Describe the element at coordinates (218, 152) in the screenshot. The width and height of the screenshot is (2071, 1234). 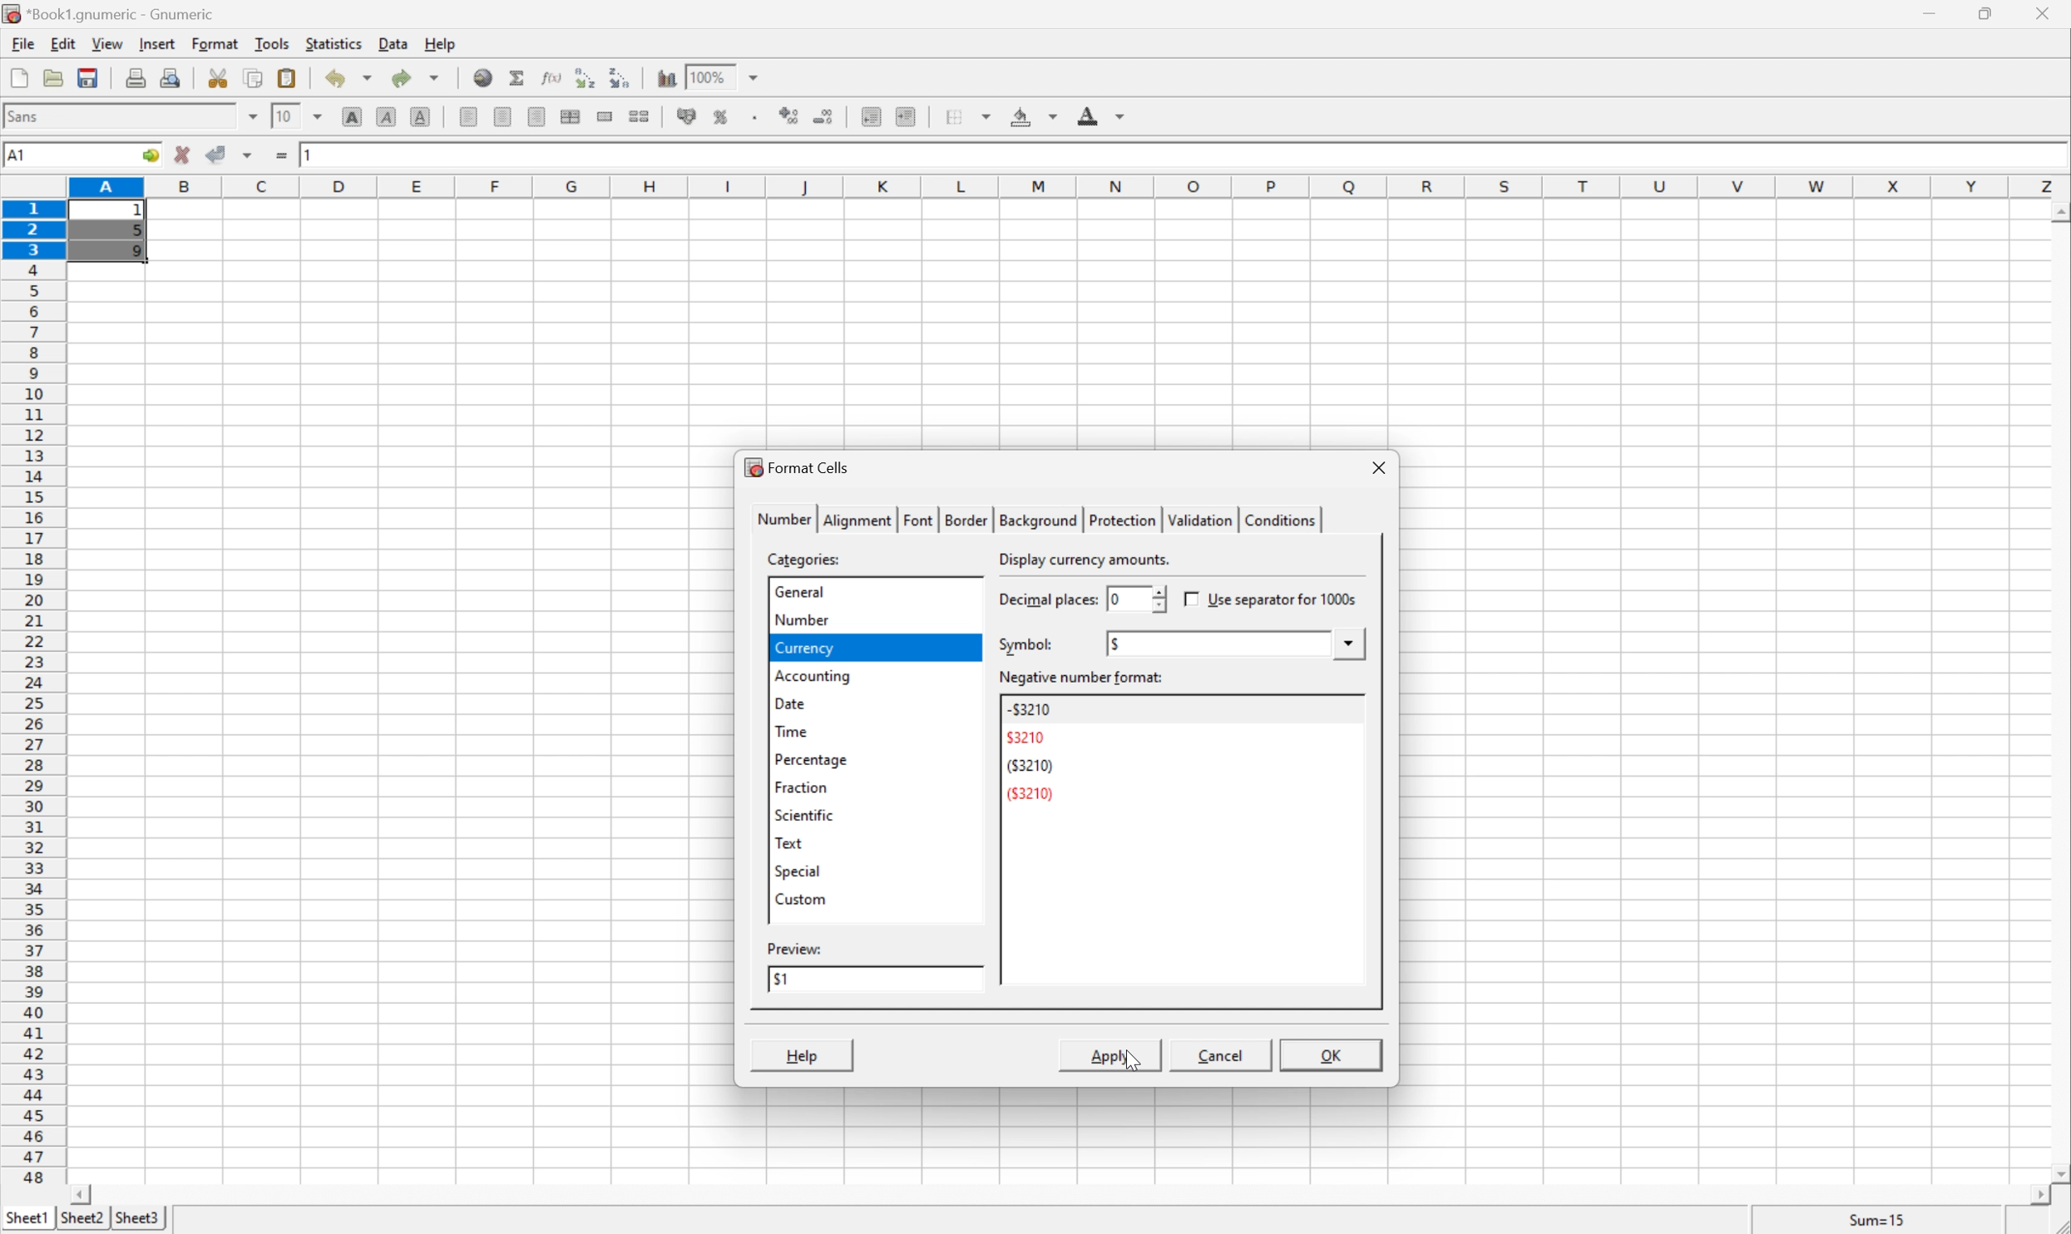
I see `accept changes` at that location.